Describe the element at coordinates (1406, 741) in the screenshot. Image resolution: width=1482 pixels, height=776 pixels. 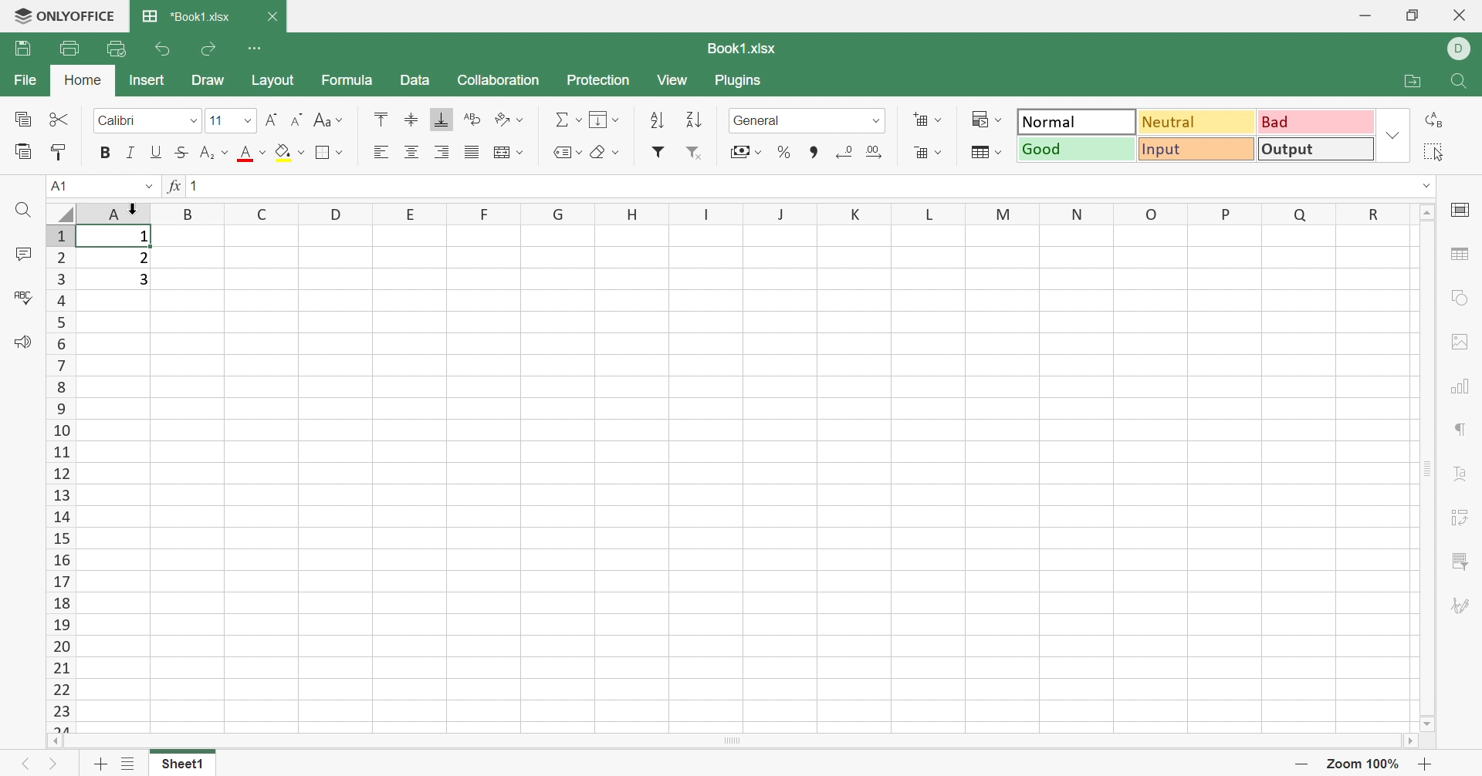
I see `Scroll right` at that location.